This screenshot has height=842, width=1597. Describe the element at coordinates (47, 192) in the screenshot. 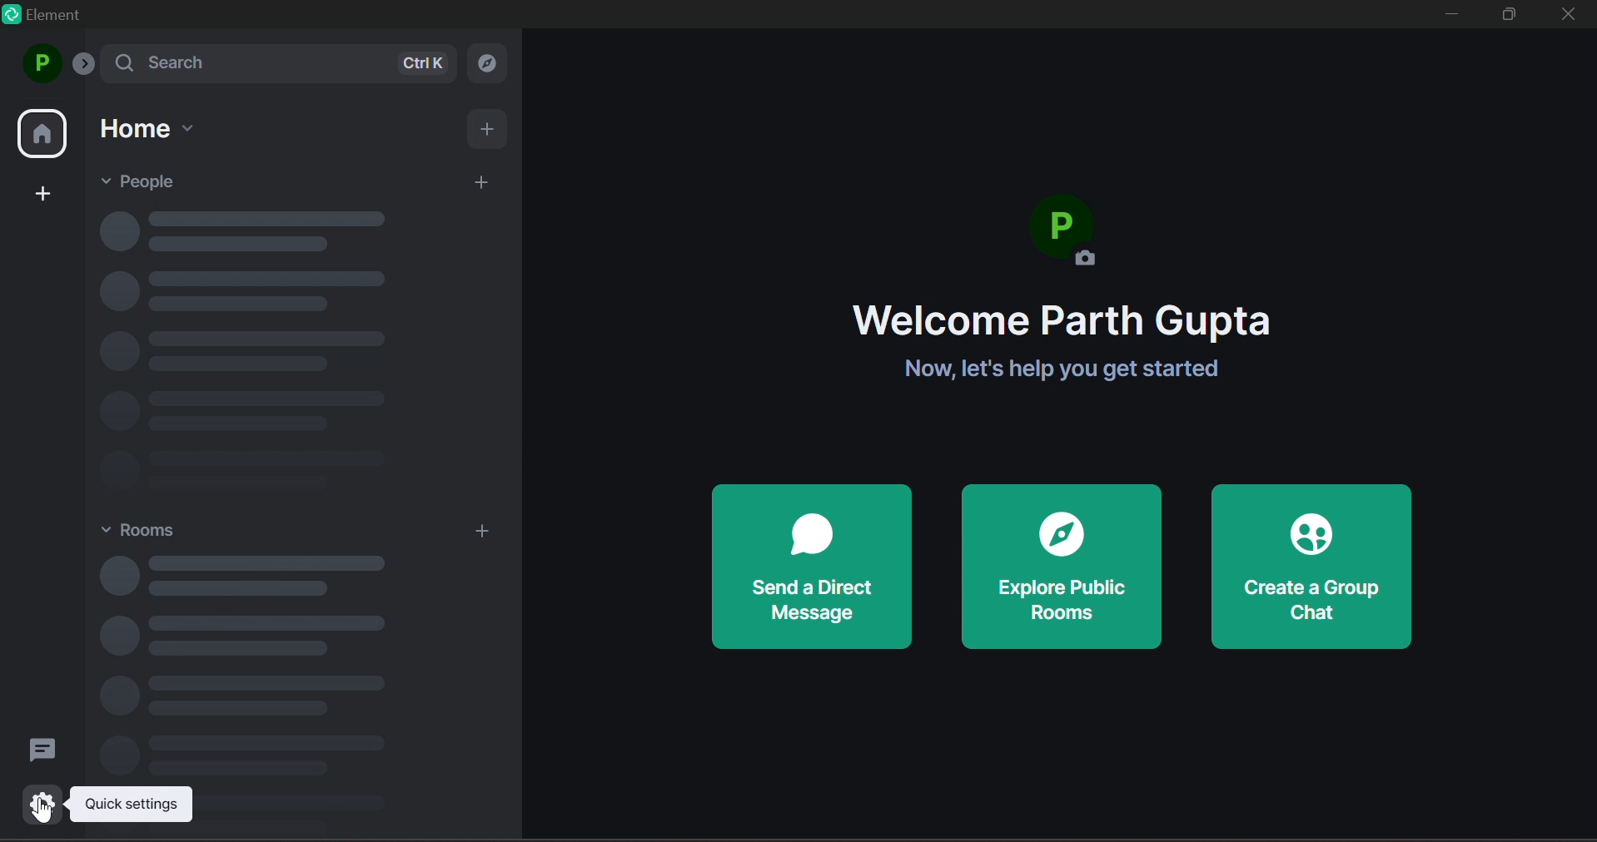

I see `add` at that location.